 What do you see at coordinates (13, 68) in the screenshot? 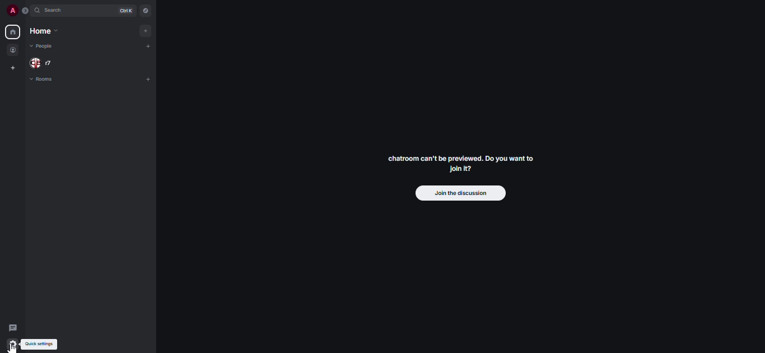
I see `create space` at bounding box center [13, 68].